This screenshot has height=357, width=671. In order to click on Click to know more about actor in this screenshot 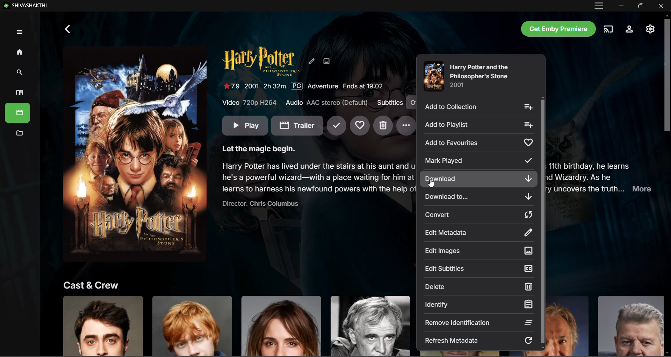, I will do `click(281, 326)`.